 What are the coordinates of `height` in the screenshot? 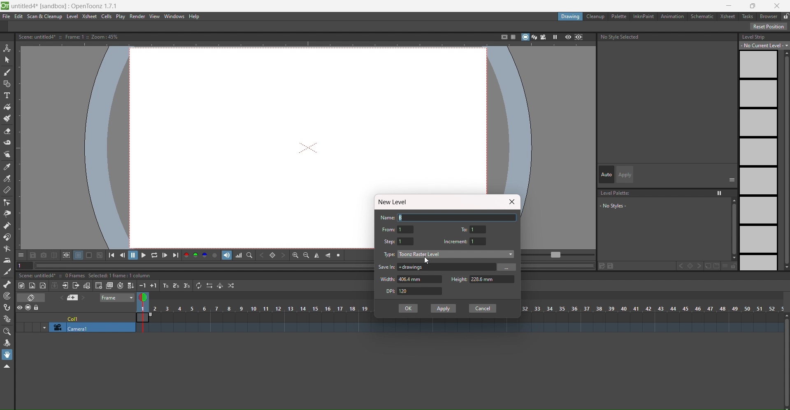 It's located at (458, 278).